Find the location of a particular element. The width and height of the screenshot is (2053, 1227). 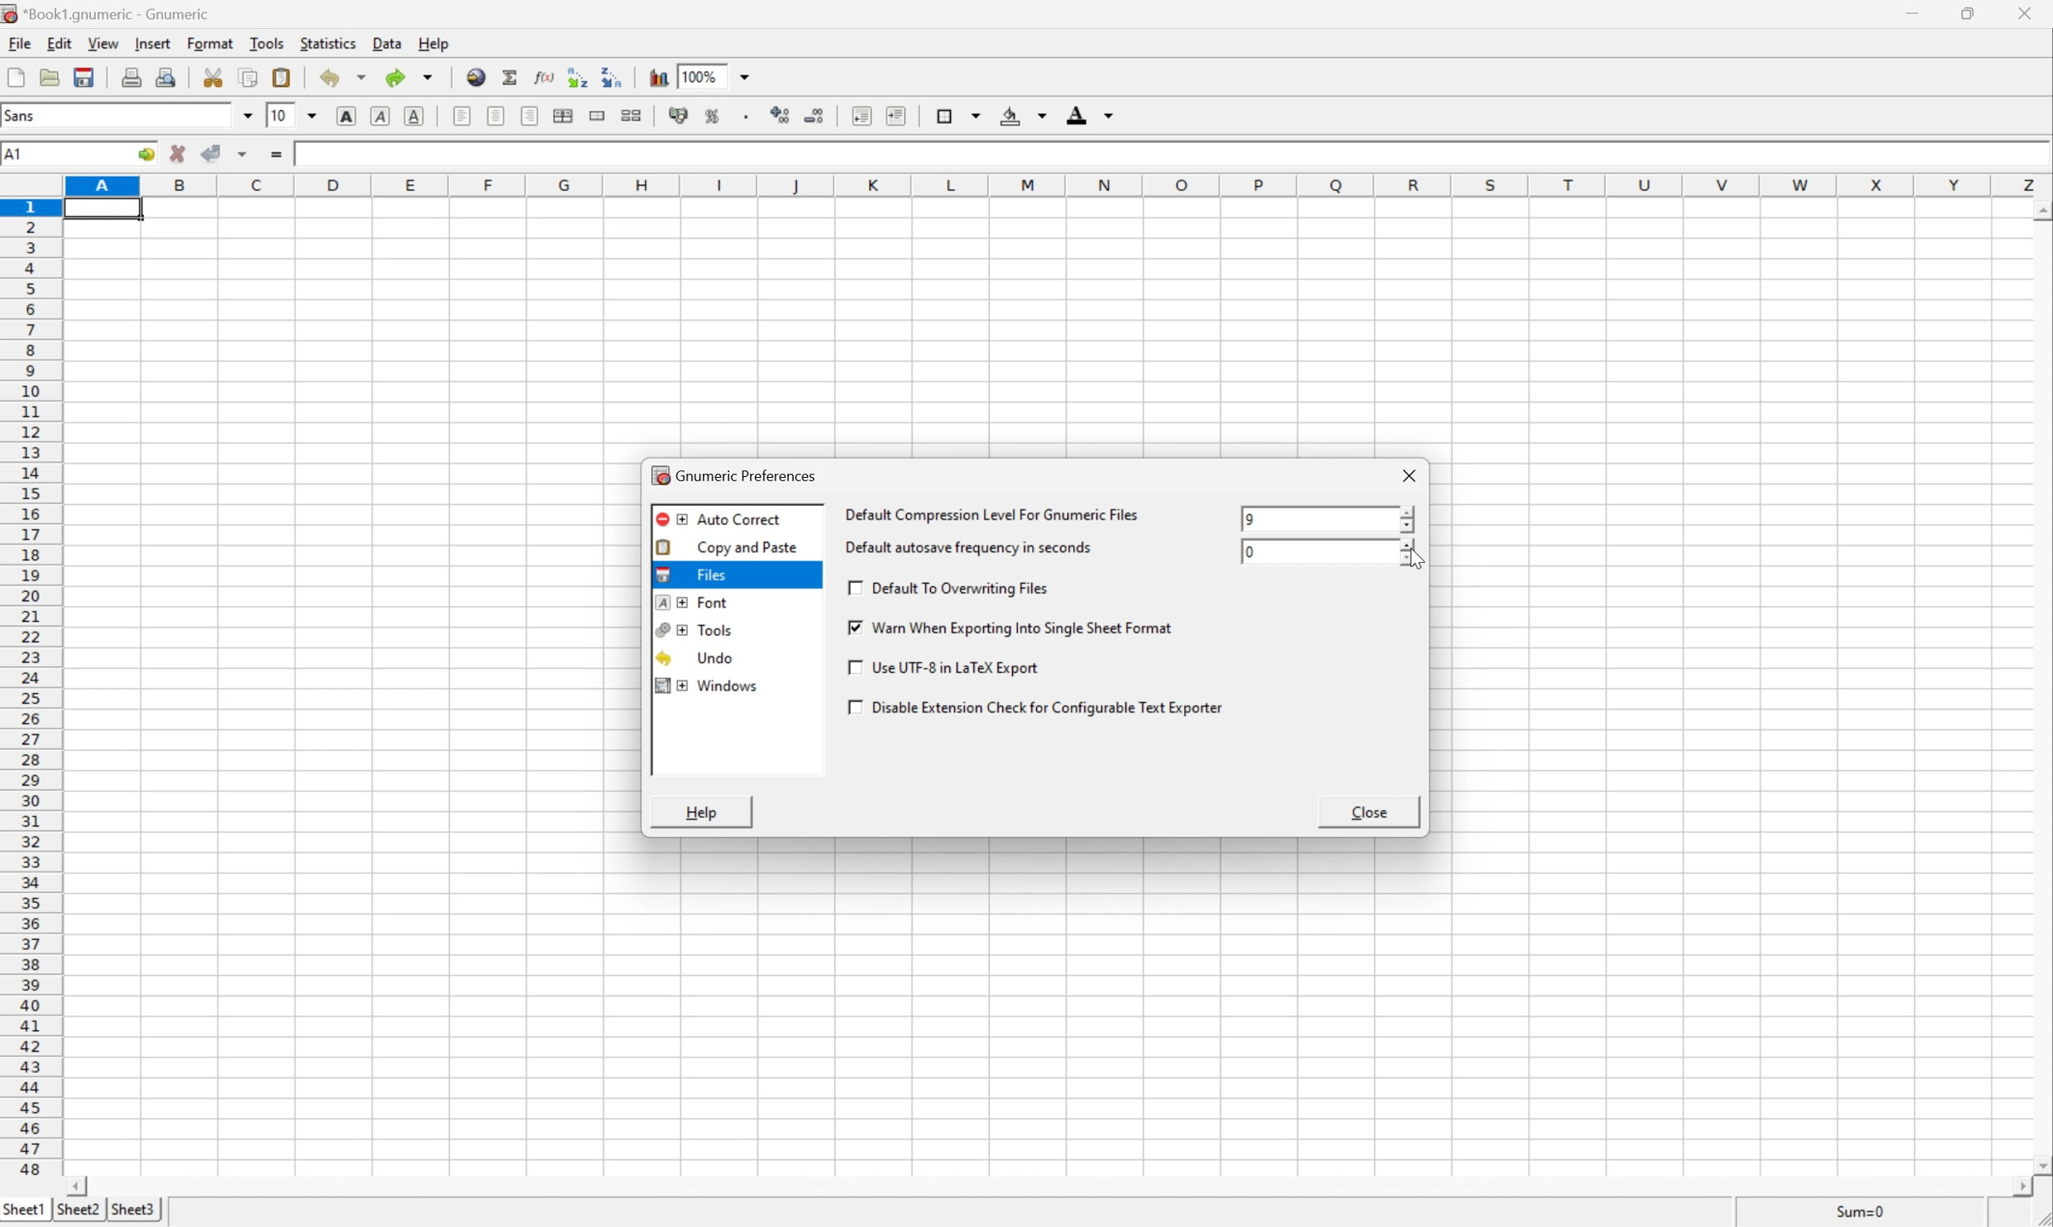

Sort the selected region in ascending order based on the first column selected is located at coordinates (576, 75).